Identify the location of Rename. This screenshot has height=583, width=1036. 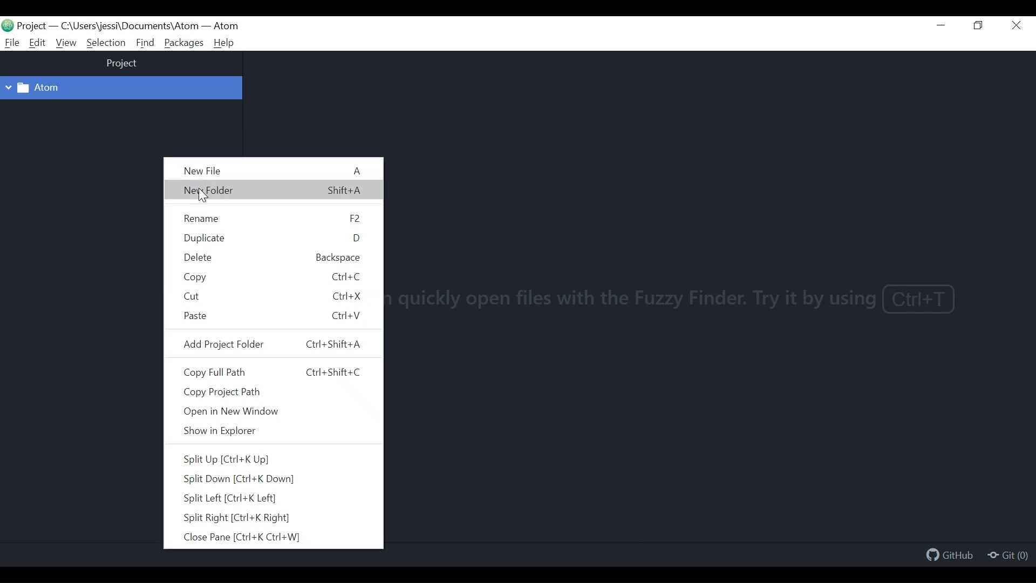
(203, 218).